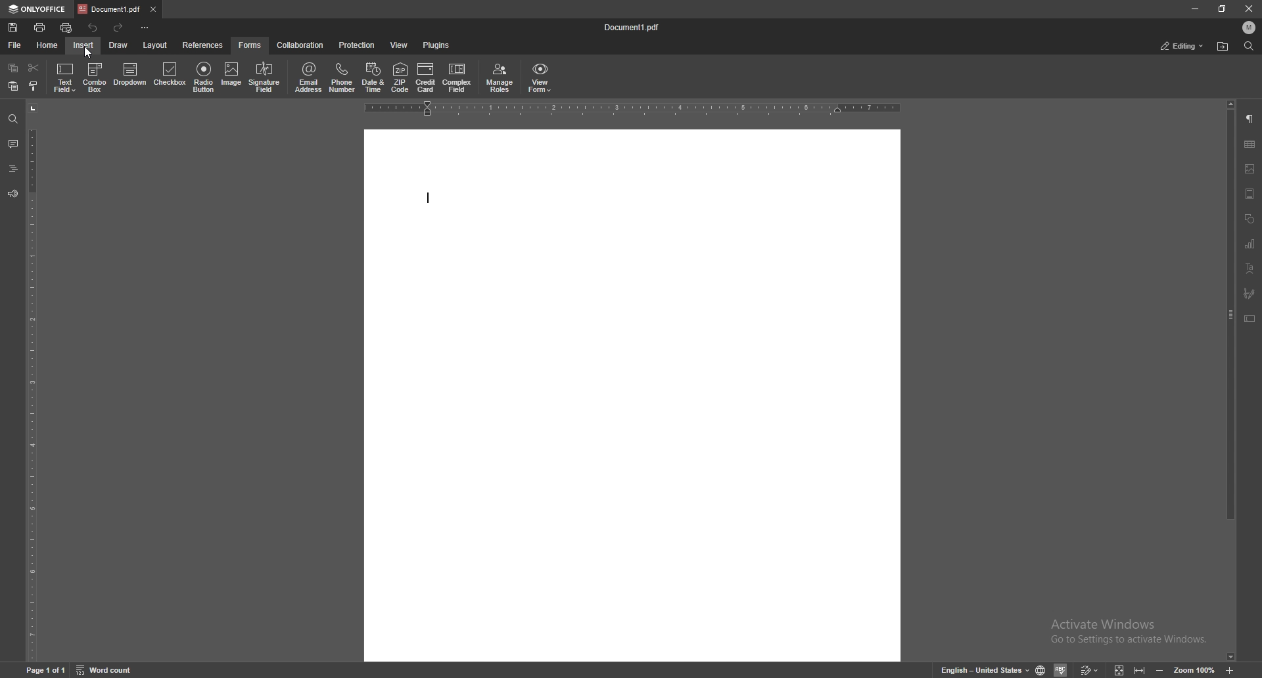 The height and width of the screenshot is (678, 1262). Describe the element at coordinates (1249, 9) in the screenshot. I see `close` at that location.